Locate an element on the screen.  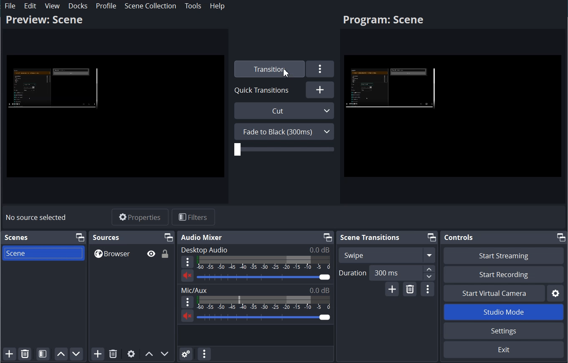
Remove selected Source is located at coordinates (113, 354).